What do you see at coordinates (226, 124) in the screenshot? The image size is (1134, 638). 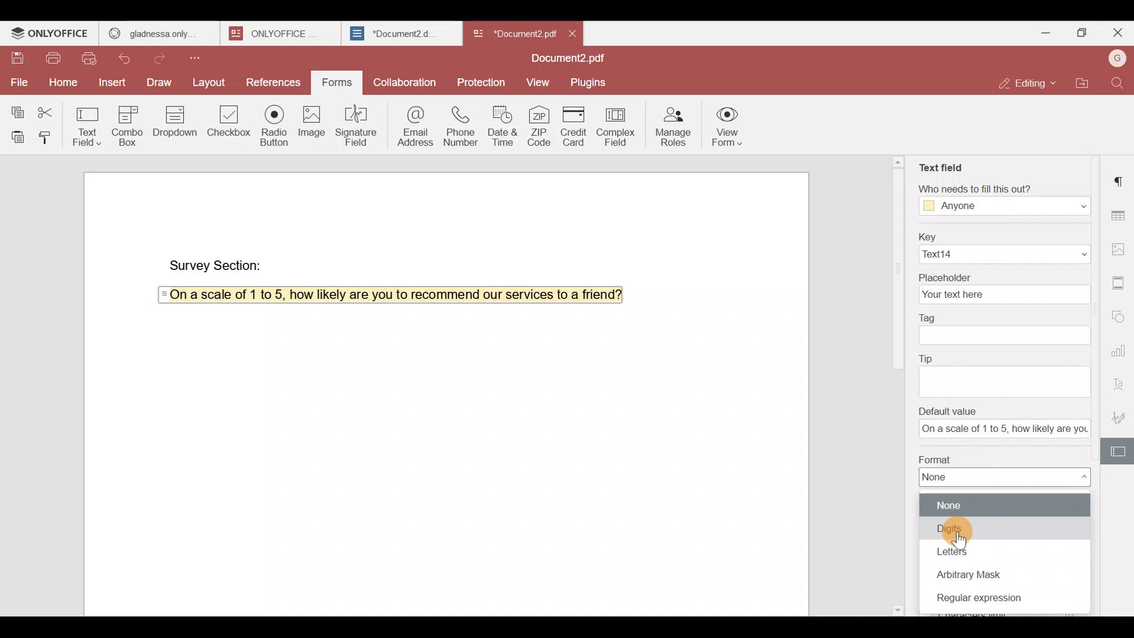 I see `Checkbox` at bounding box center [226, 124].